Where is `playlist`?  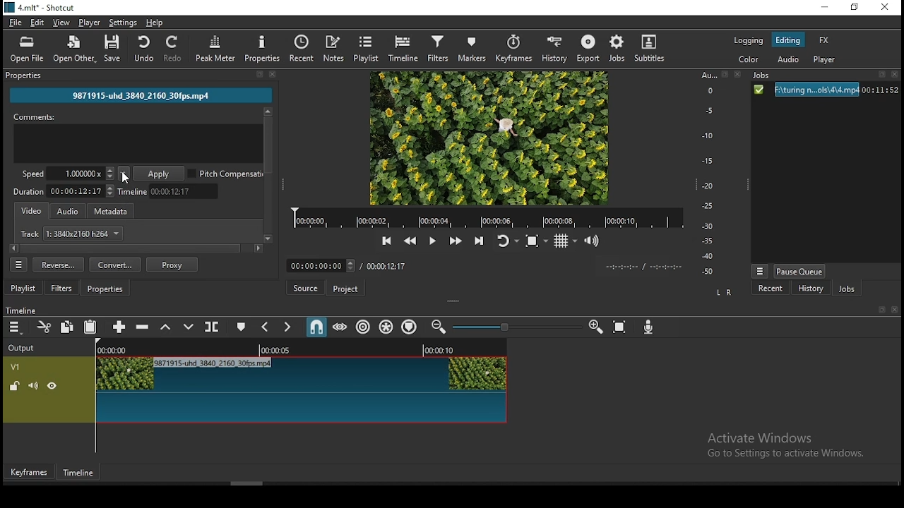 playlist is located at coordinates (365, 49).